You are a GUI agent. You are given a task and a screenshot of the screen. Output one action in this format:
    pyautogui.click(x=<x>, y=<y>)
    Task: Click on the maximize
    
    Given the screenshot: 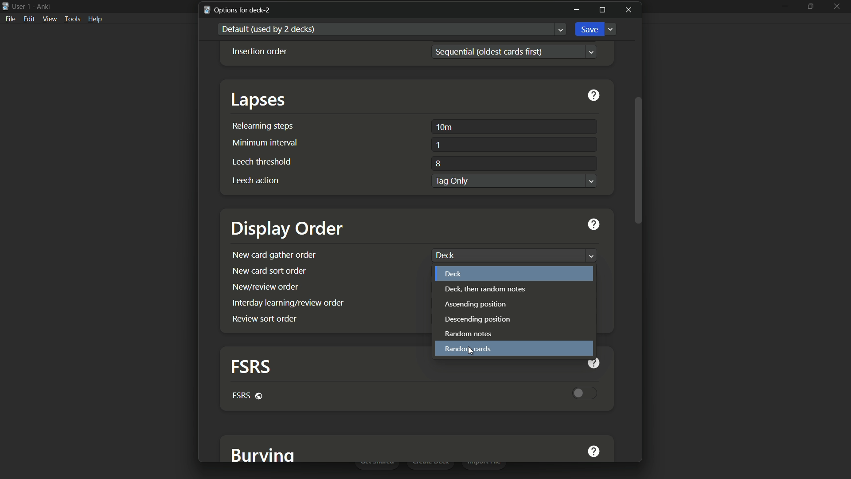 What is the action you would take?
    pyautogui.click(x=812, y=5)
    